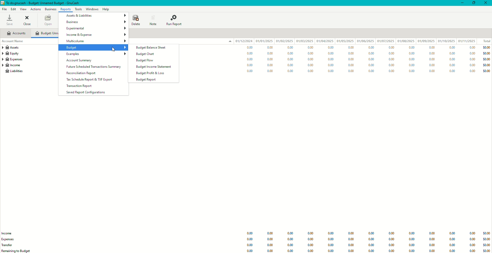 The width and height of the screenshot is (492, 253). Describe the element at coordinates (385, 41) in the screenshot. I see `01/07/2025` at that location.